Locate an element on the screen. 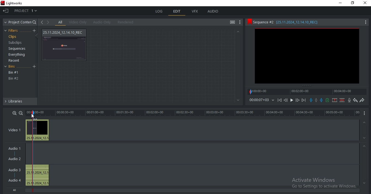 The width and height of the screenshot is (371, 194). video is located at coordinates (38, 130).